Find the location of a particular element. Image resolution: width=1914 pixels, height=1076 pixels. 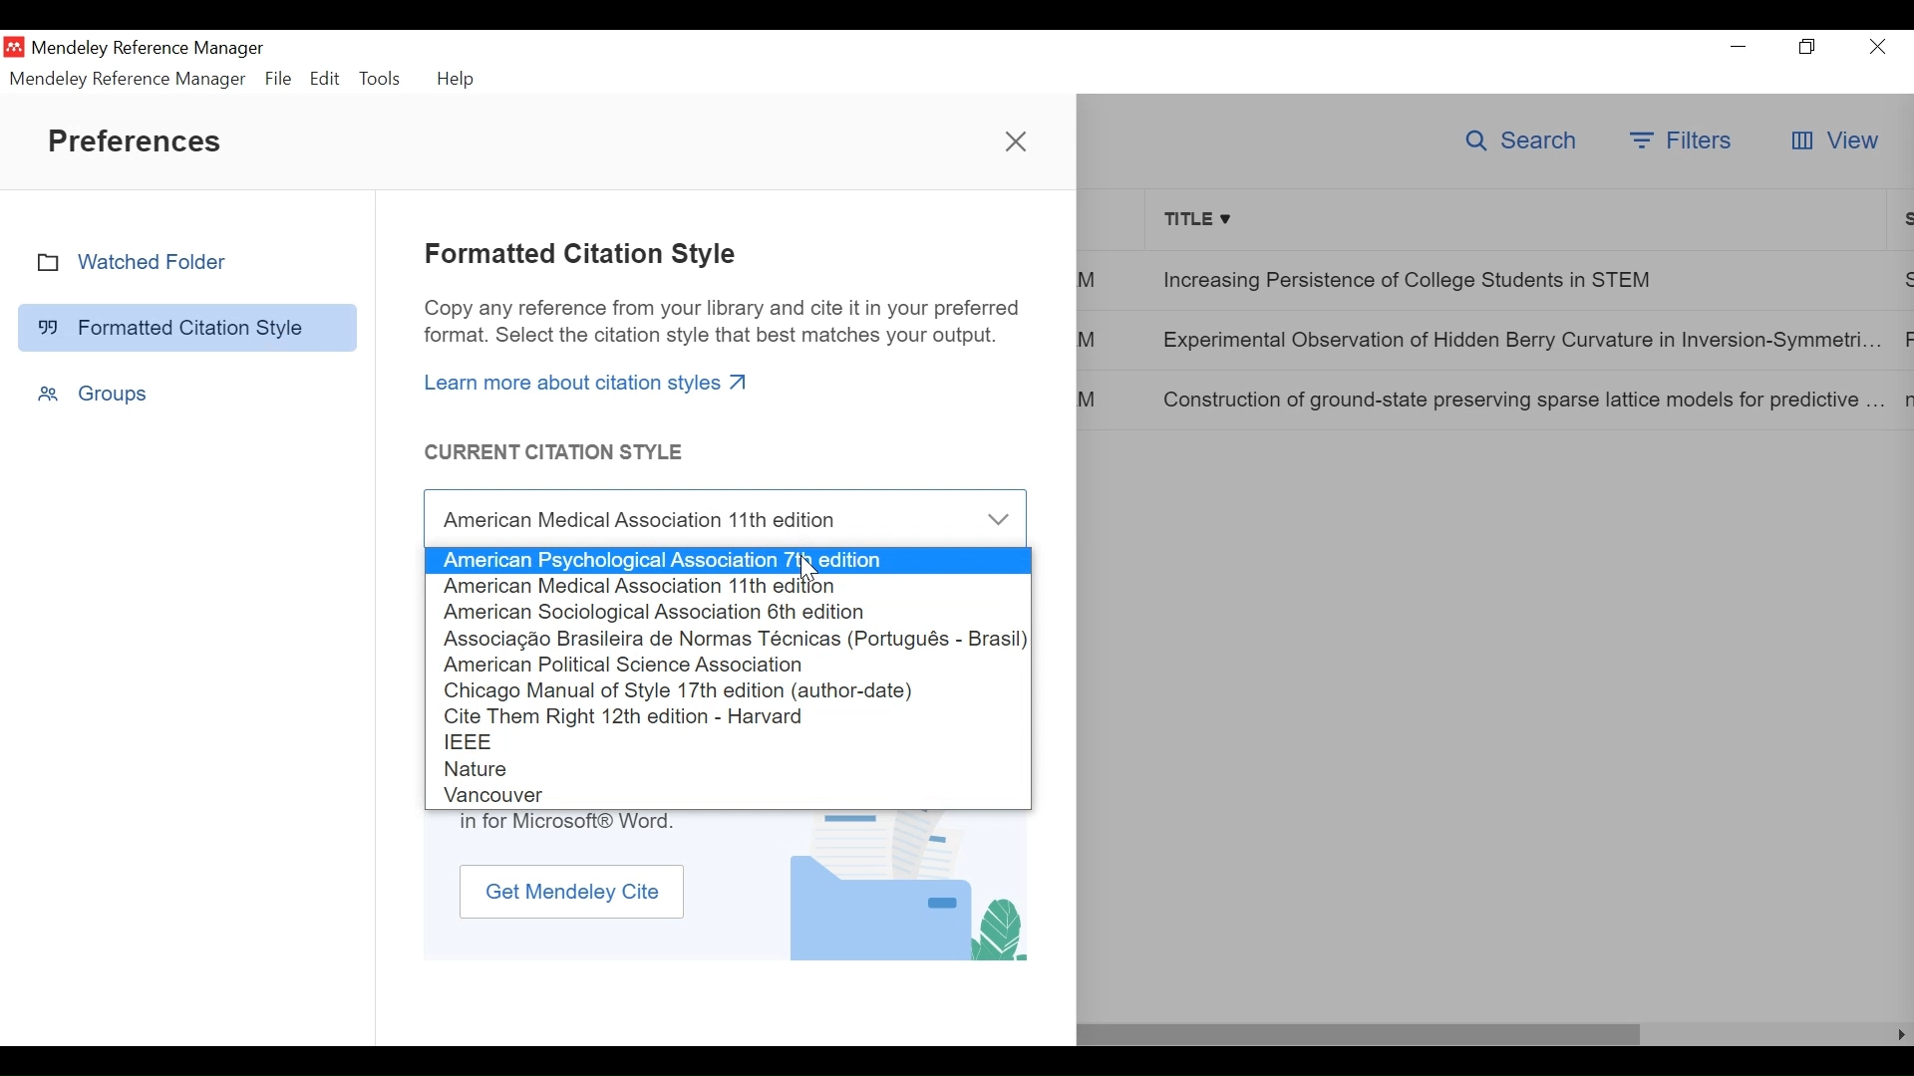

Copy any reference from your library and cite it in your preferred format. Select the citation style that best matches your output is located at coordinates (722, 323).